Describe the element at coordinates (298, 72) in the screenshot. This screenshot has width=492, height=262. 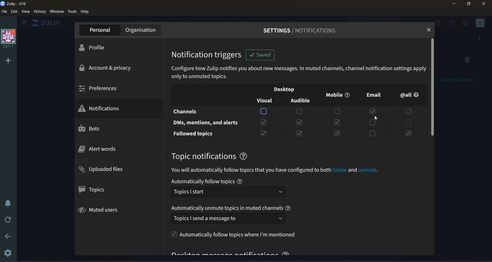
I see `Descriptions ` at that location.